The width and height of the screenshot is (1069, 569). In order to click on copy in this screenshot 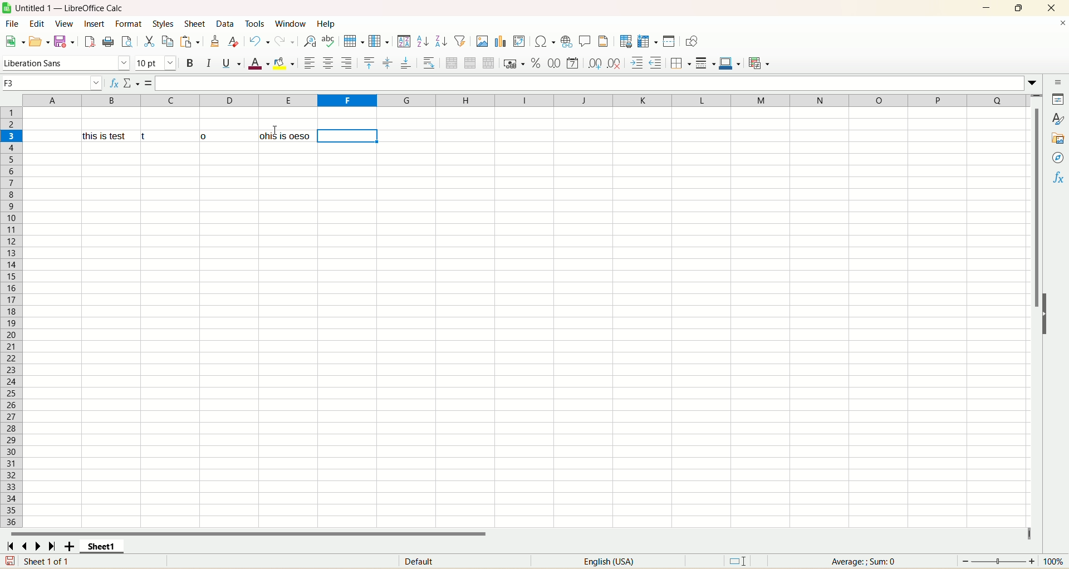, I will do `click(168, 41)`.